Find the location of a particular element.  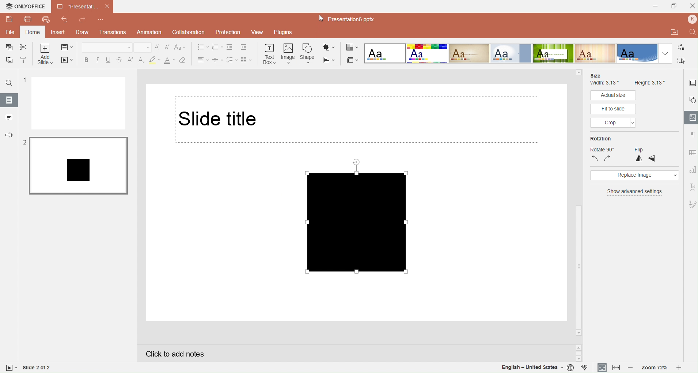

Slide 2 of 2 is located at coordinates (53, 368).